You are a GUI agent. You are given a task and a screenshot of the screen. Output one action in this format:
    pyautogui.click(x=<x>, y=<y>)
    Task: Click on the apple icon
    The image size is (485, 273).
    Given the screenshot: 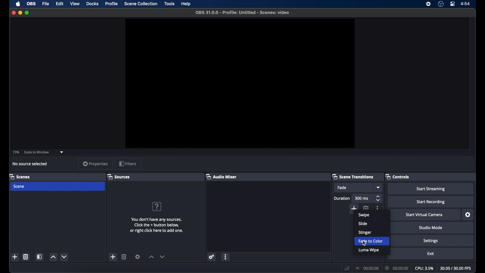 What is the action you would take?
    pyautogui.click(x=18, y=4)
    